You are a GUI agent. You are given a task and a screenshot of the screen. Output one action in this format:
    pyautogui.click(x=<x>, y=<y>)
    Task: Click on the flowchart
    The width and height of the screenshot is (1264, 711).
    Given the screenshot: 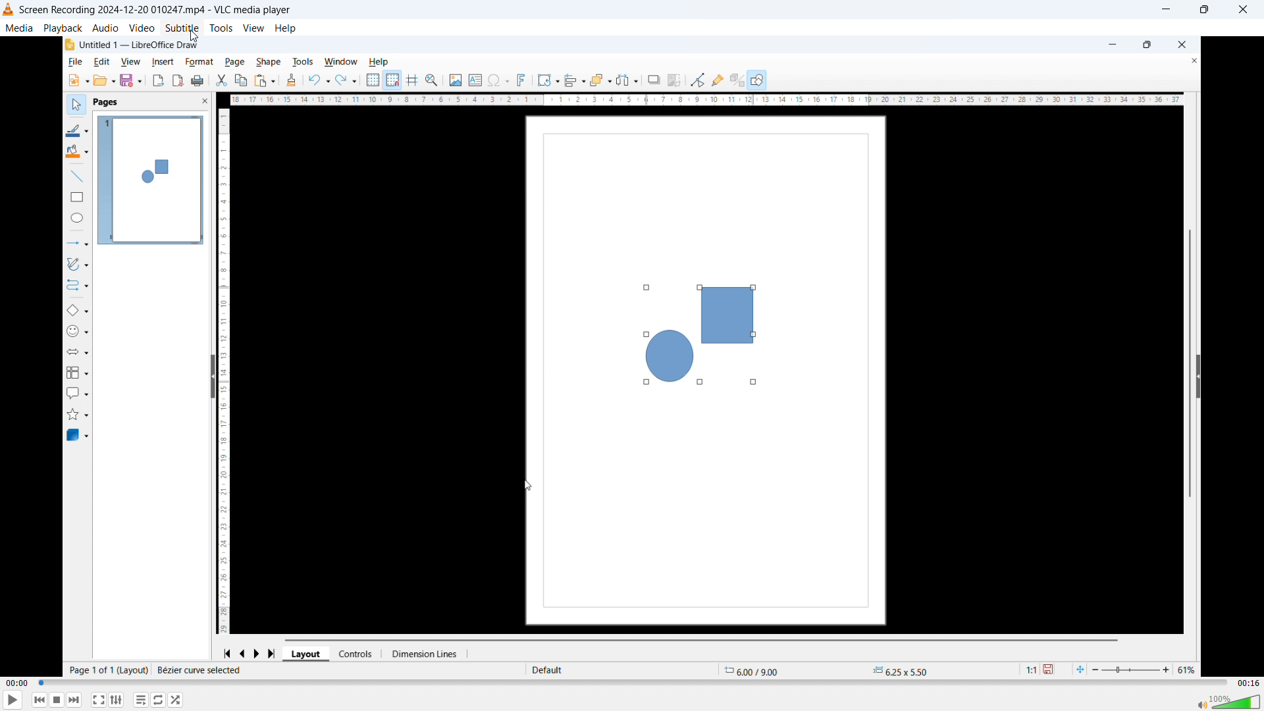 What is the action you would take?
    pyautogui.click(x=78, y=372)
    